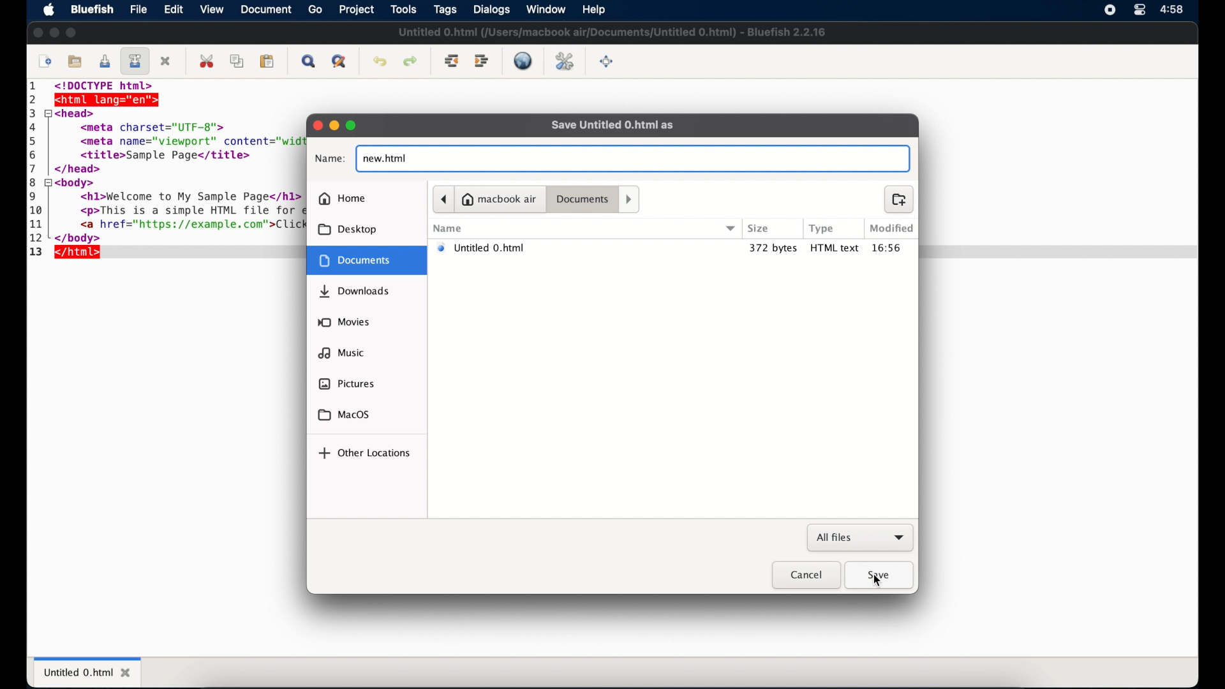 Image resolution: width=1225 pixels, height=689 pixels. I want to click on untitled file name, so click(611, 32).